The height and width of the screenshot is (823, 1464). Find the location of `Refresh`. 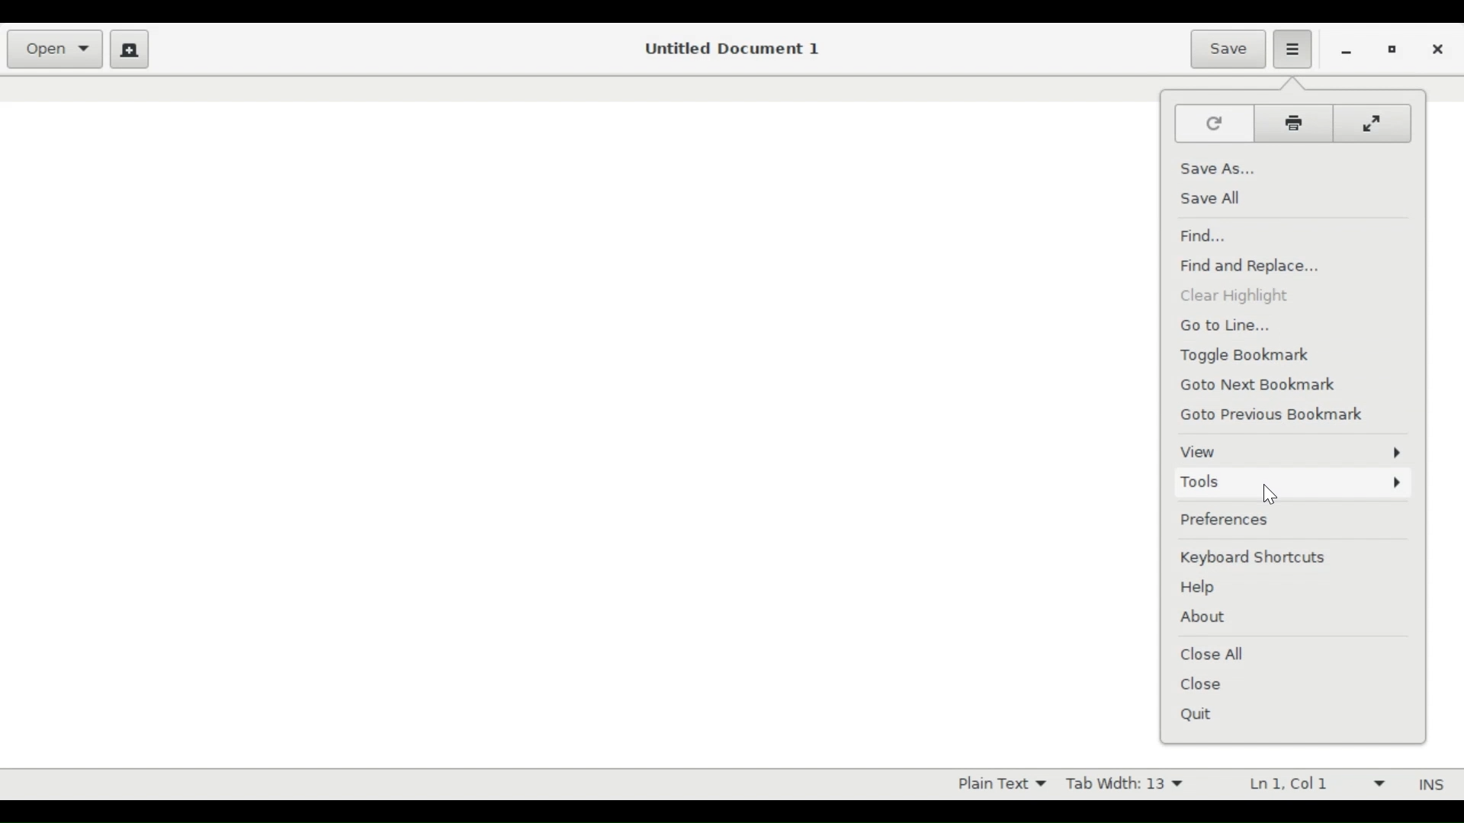

Refresh is located at coordinates (1214, 123).